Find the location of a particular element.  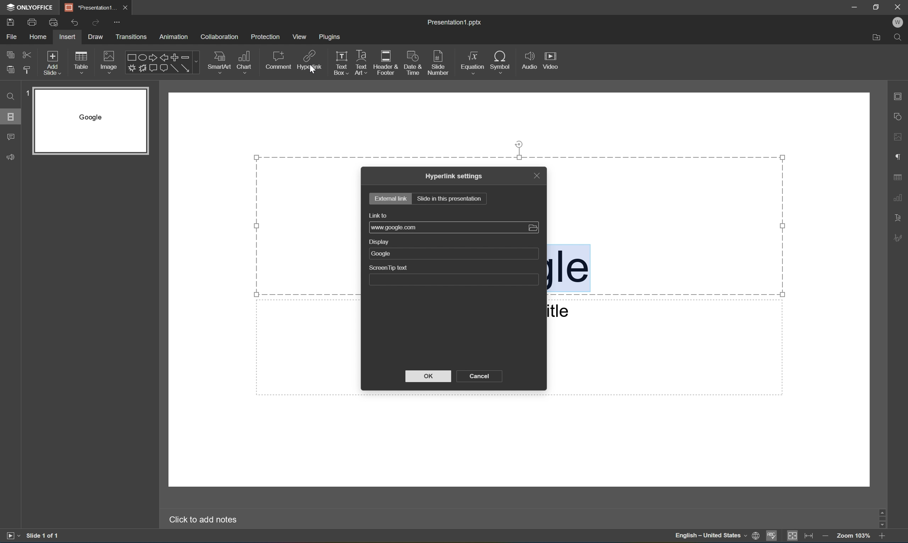

Signature settings is located at coordinates (898, 238).